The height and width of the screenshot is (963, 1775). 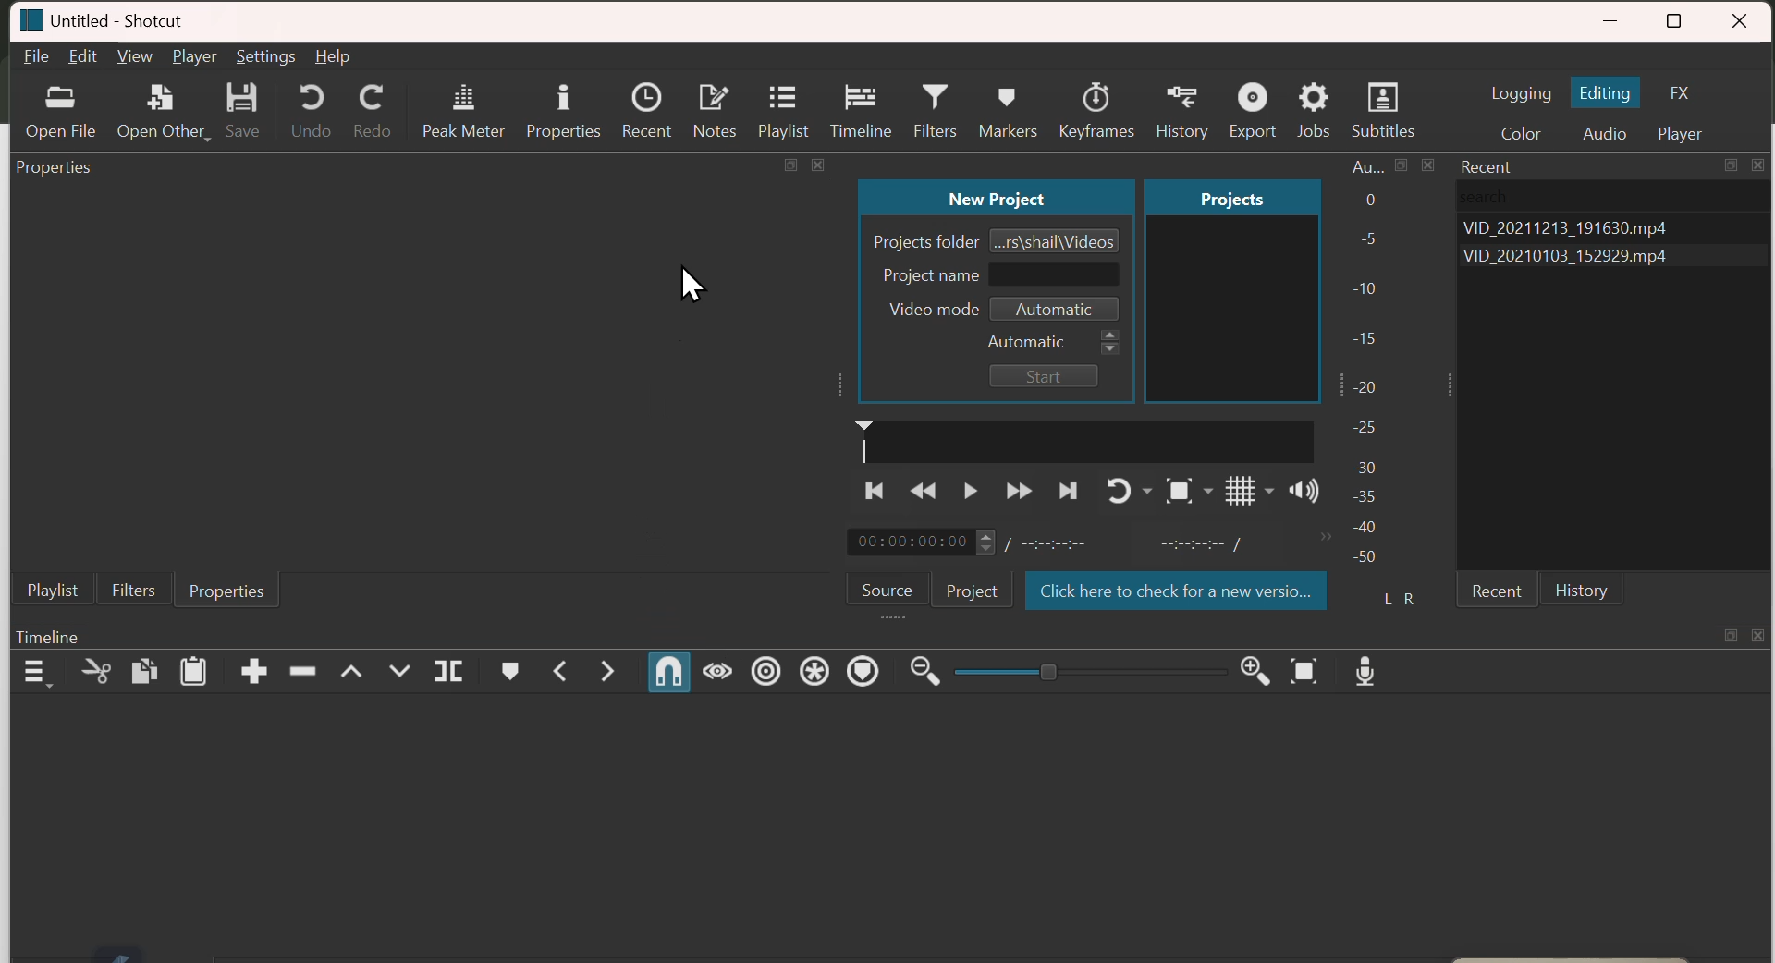 I want to click on Cut, so click(x=97, y=672).